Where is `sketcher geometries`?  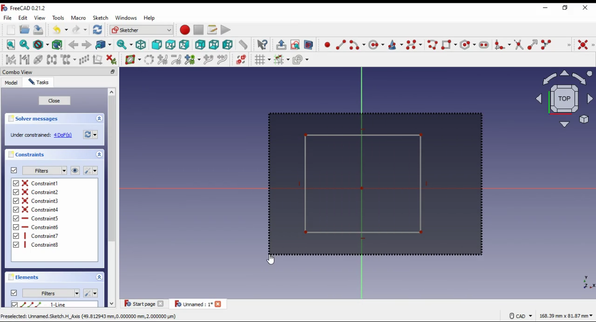 sketcher geometries is located at coordinates (569, 44).